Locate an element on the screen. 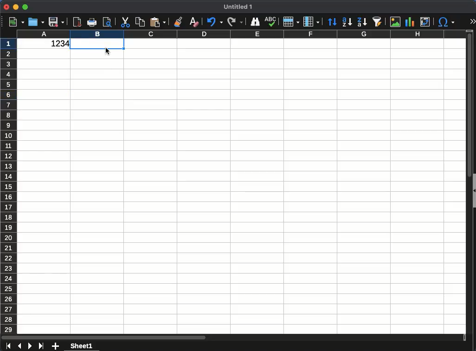 This screenshot has width=476, height=351. chart is located at coordinates (410, 22).